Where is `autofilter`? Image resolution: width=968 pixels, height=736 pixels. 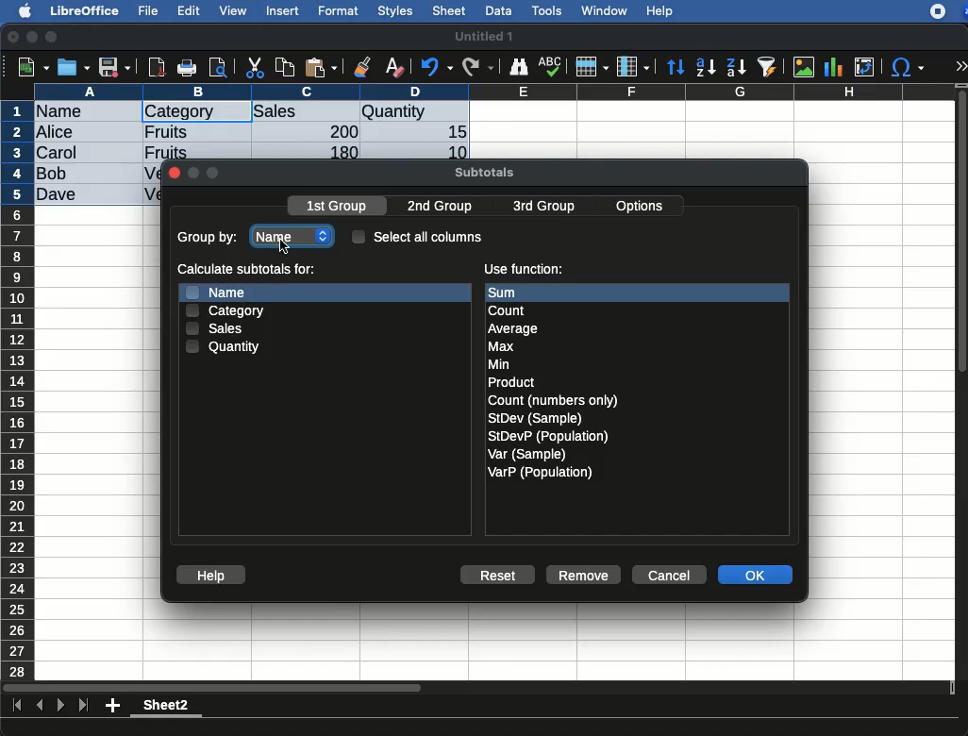 autofilter is located at coordinates (768, 66).